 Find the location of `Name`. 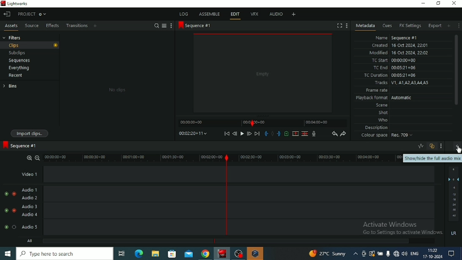

Name is located at coordinates (395, 37).